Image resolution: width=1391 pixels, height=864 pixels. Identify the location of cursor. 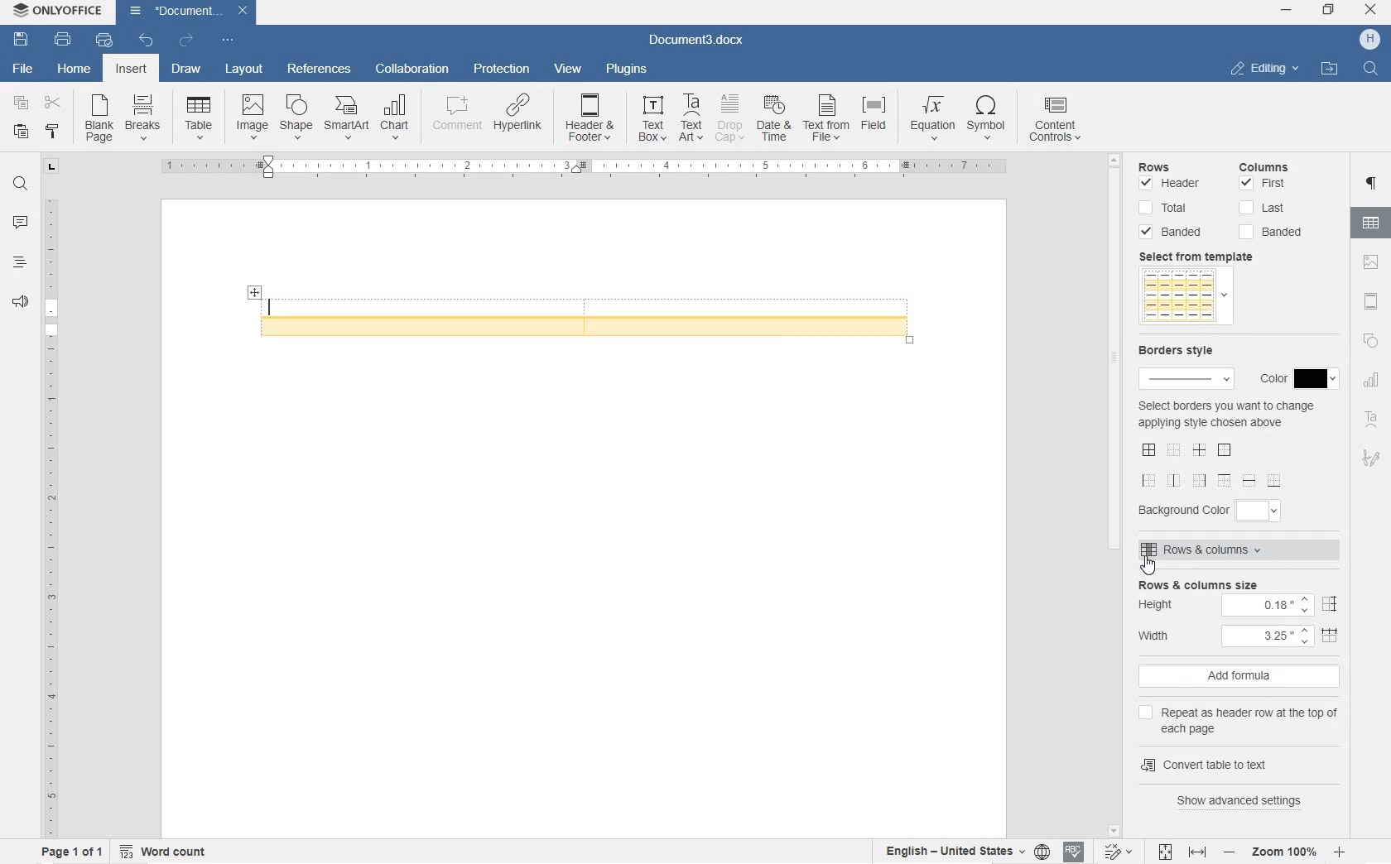
(1149, 567).